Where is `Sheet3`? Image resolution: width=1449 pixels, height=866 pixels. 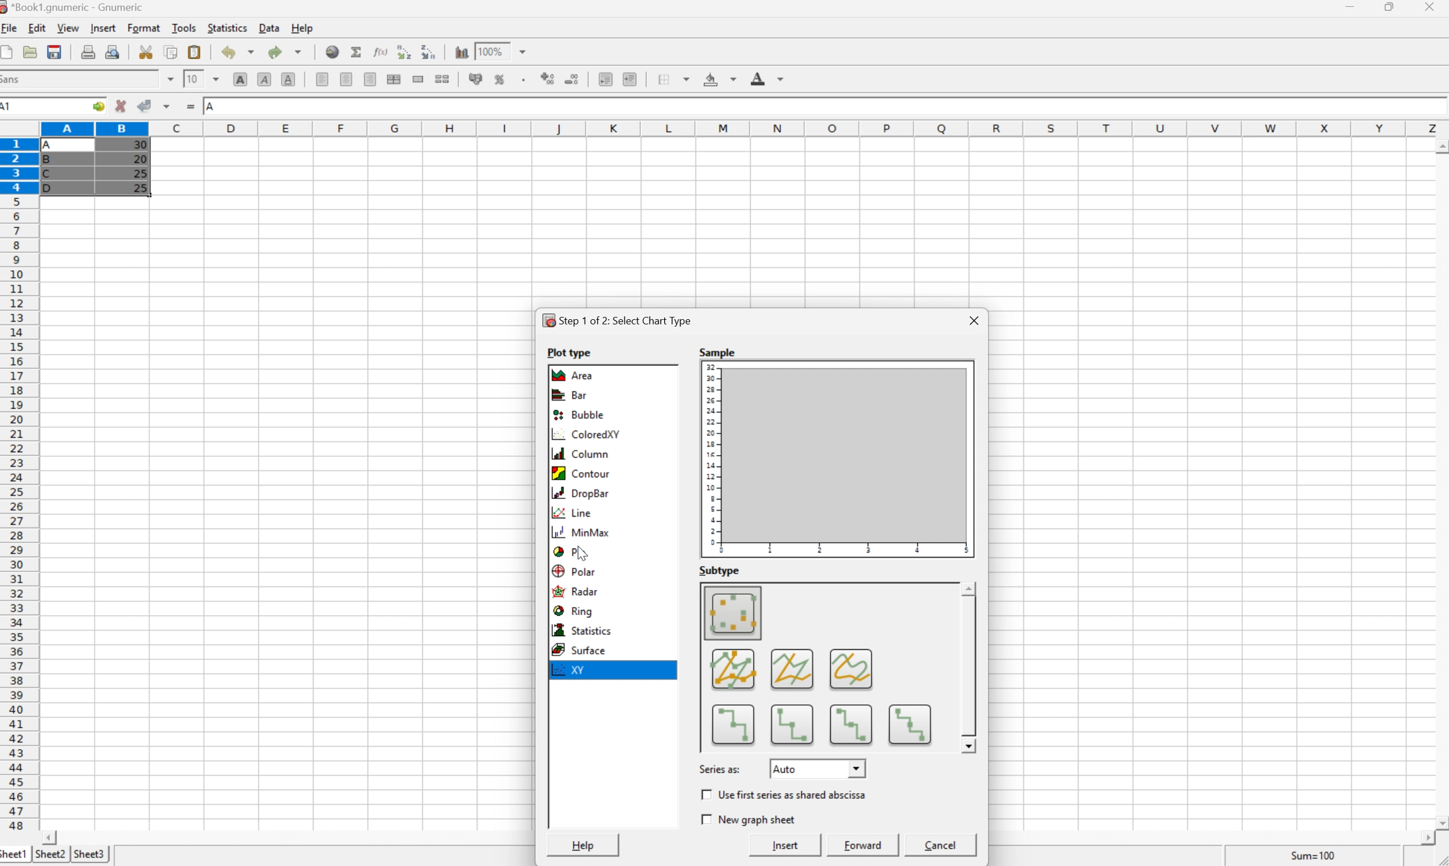
Sheet3 is located at coordinates (90, 853).